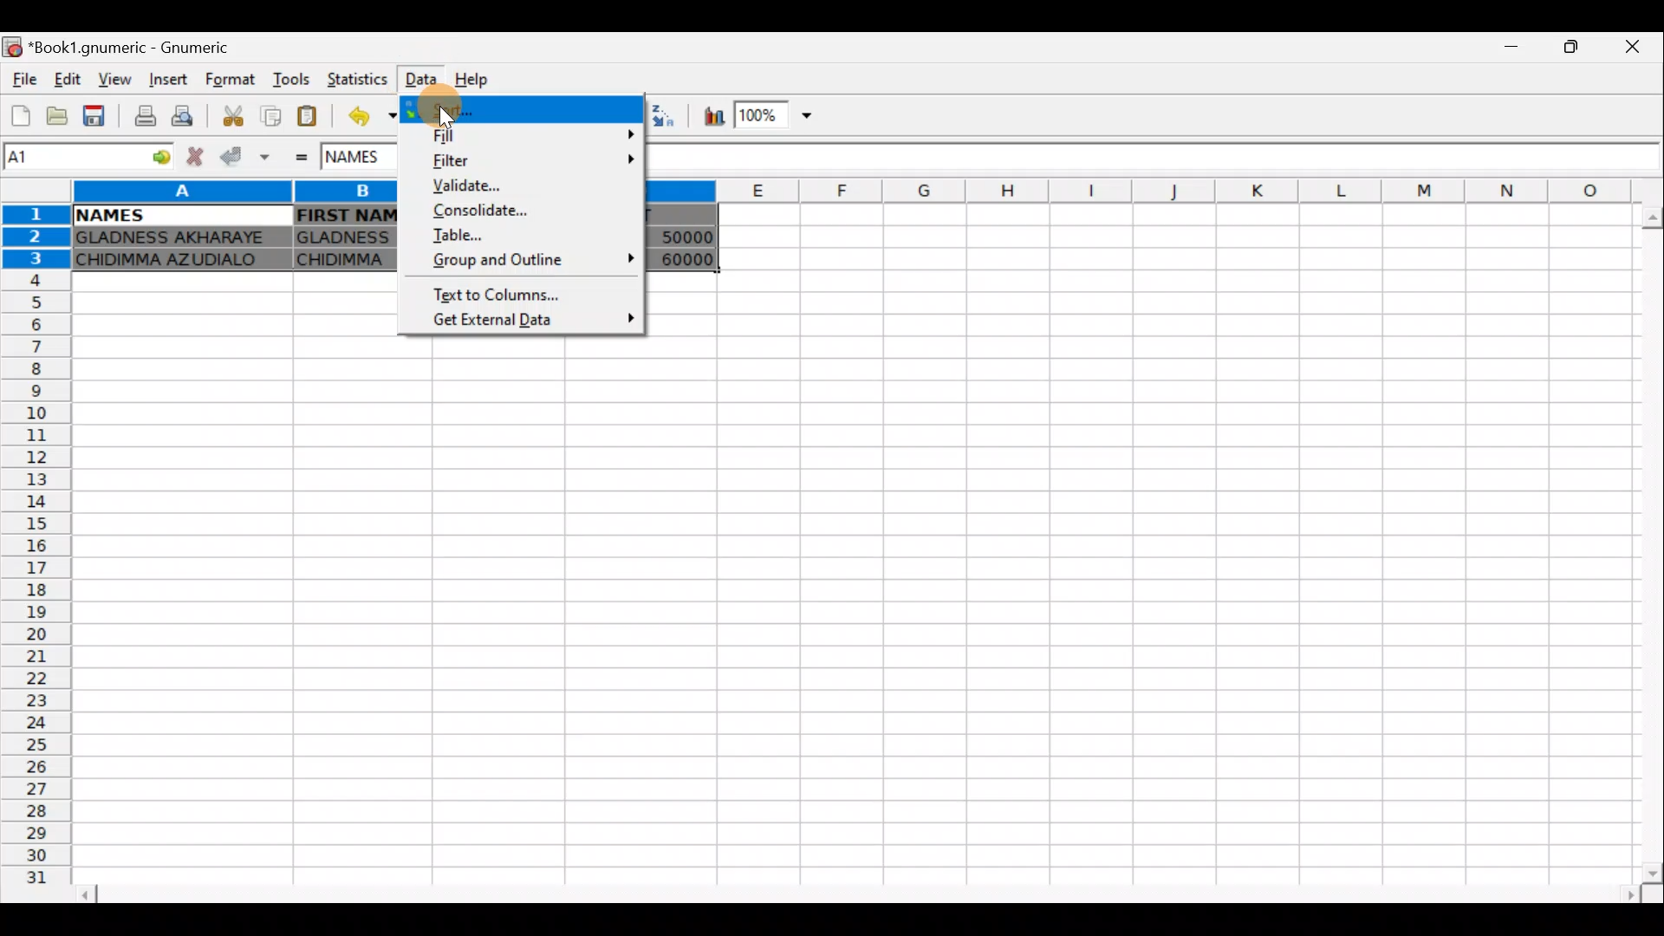 The image size is (1664, 936). What do you see at coordinates (97, 114) in the screenshot?
I see `Save current workbook` at bounding box center [97, 114].